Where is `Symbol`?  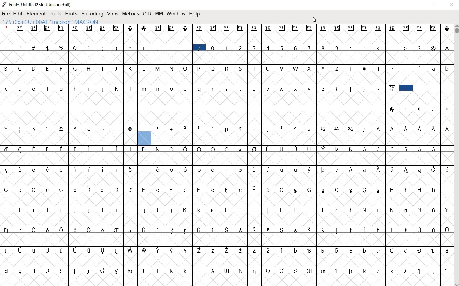
Symbol is located at coordinates (241, 250).